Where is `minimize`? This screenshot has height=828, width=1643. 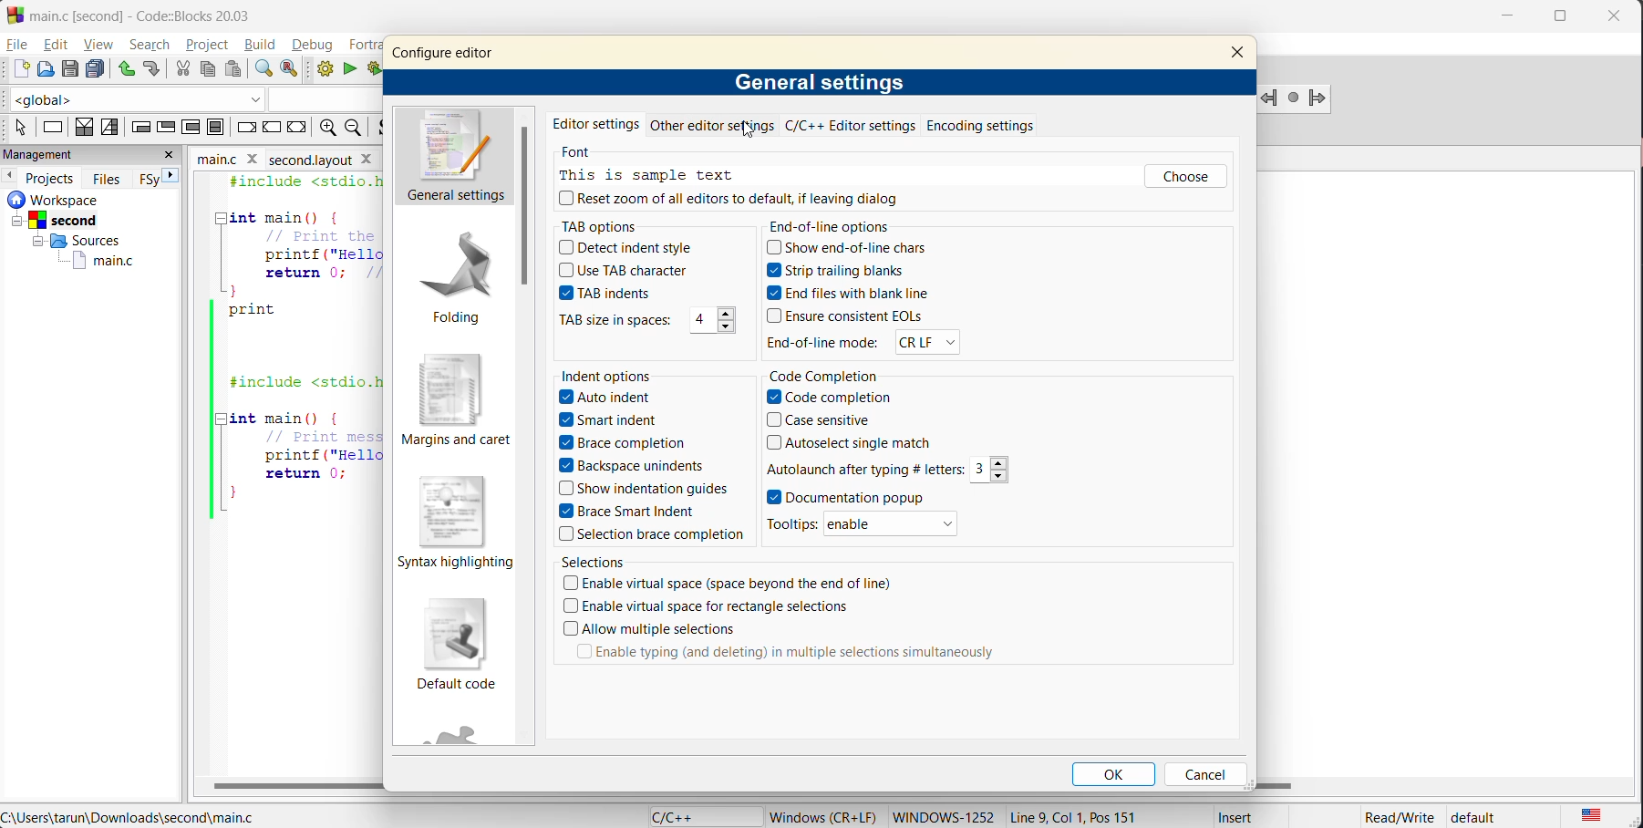 minimize is located at coordinates (1514, 15).